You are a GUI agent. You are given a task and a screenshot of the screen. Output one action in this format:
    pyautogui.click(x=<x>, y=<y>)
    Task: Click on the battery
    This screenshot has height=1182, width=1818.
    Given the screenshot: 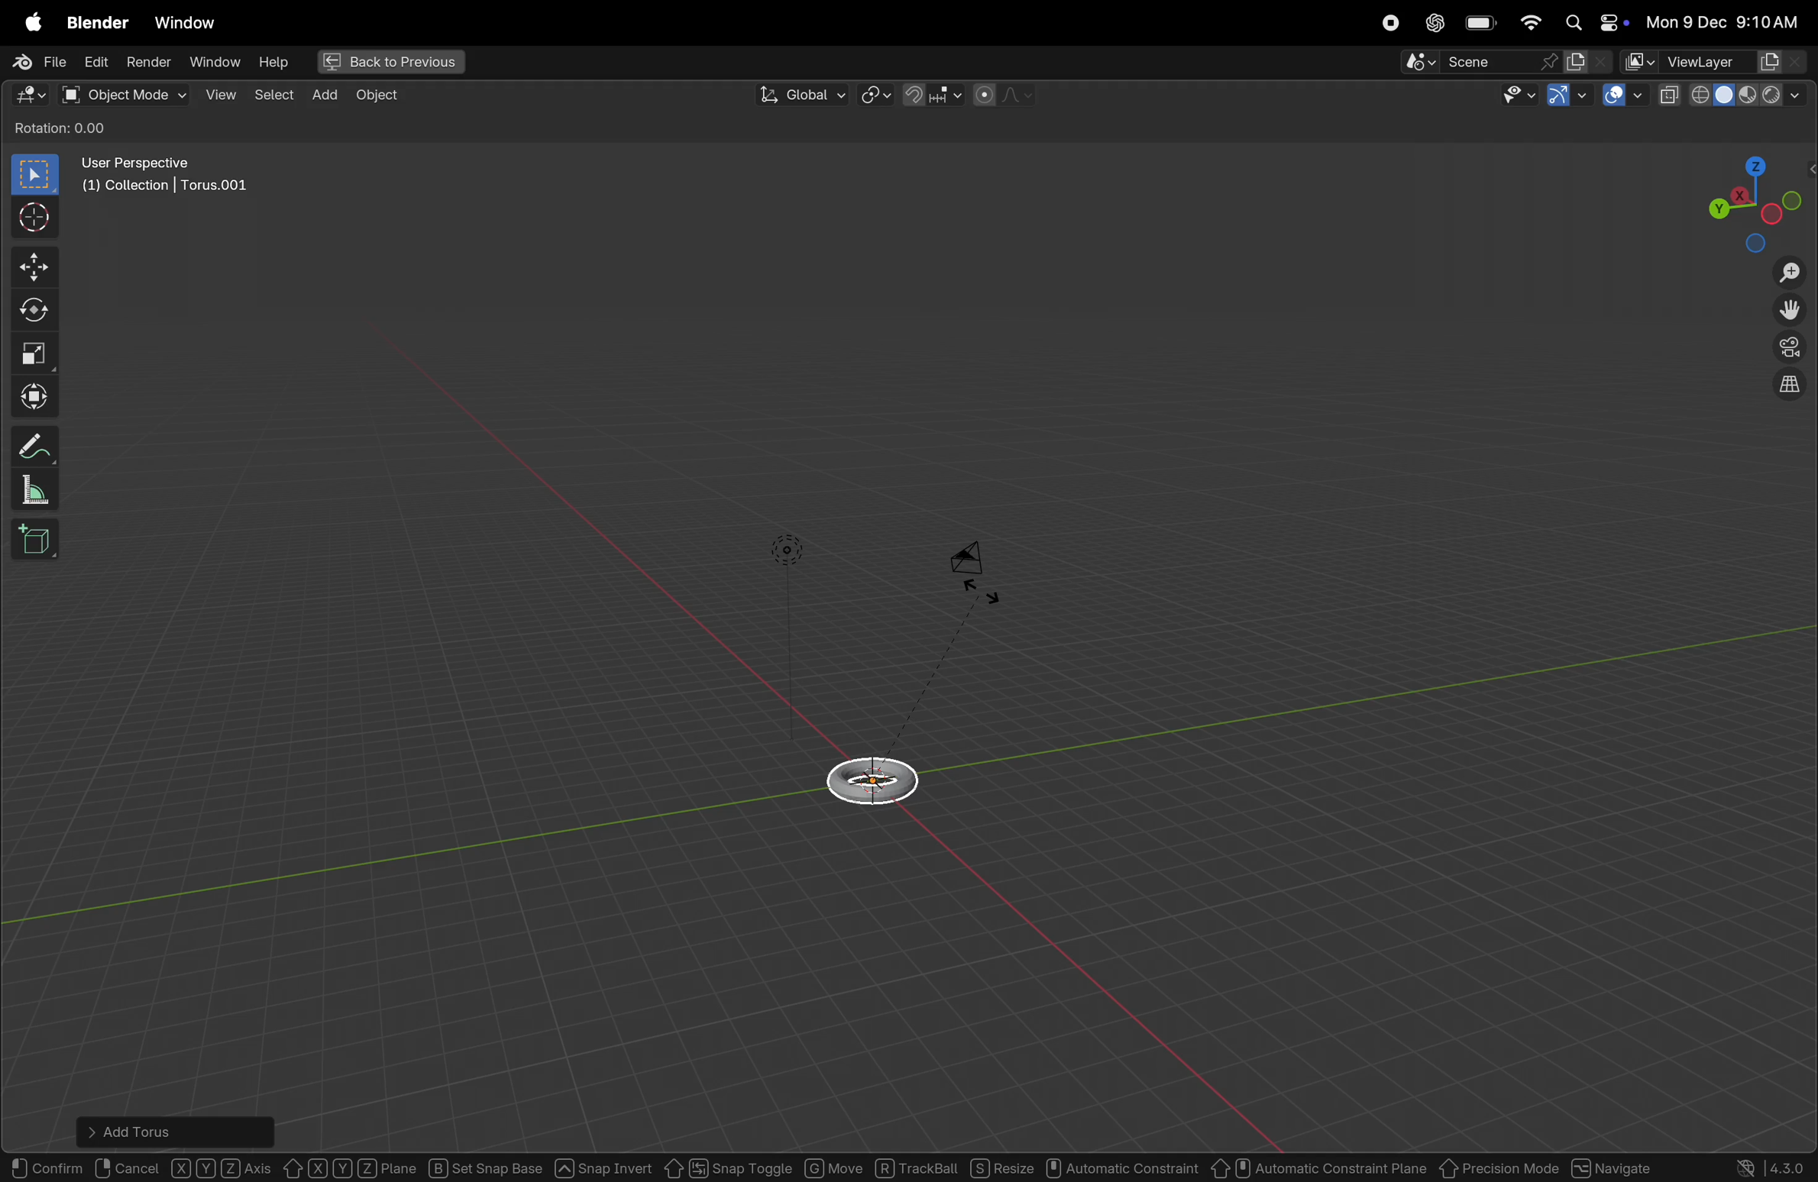 What is the action you would take?
    pyautogui.click(x=1481, y=24)
    